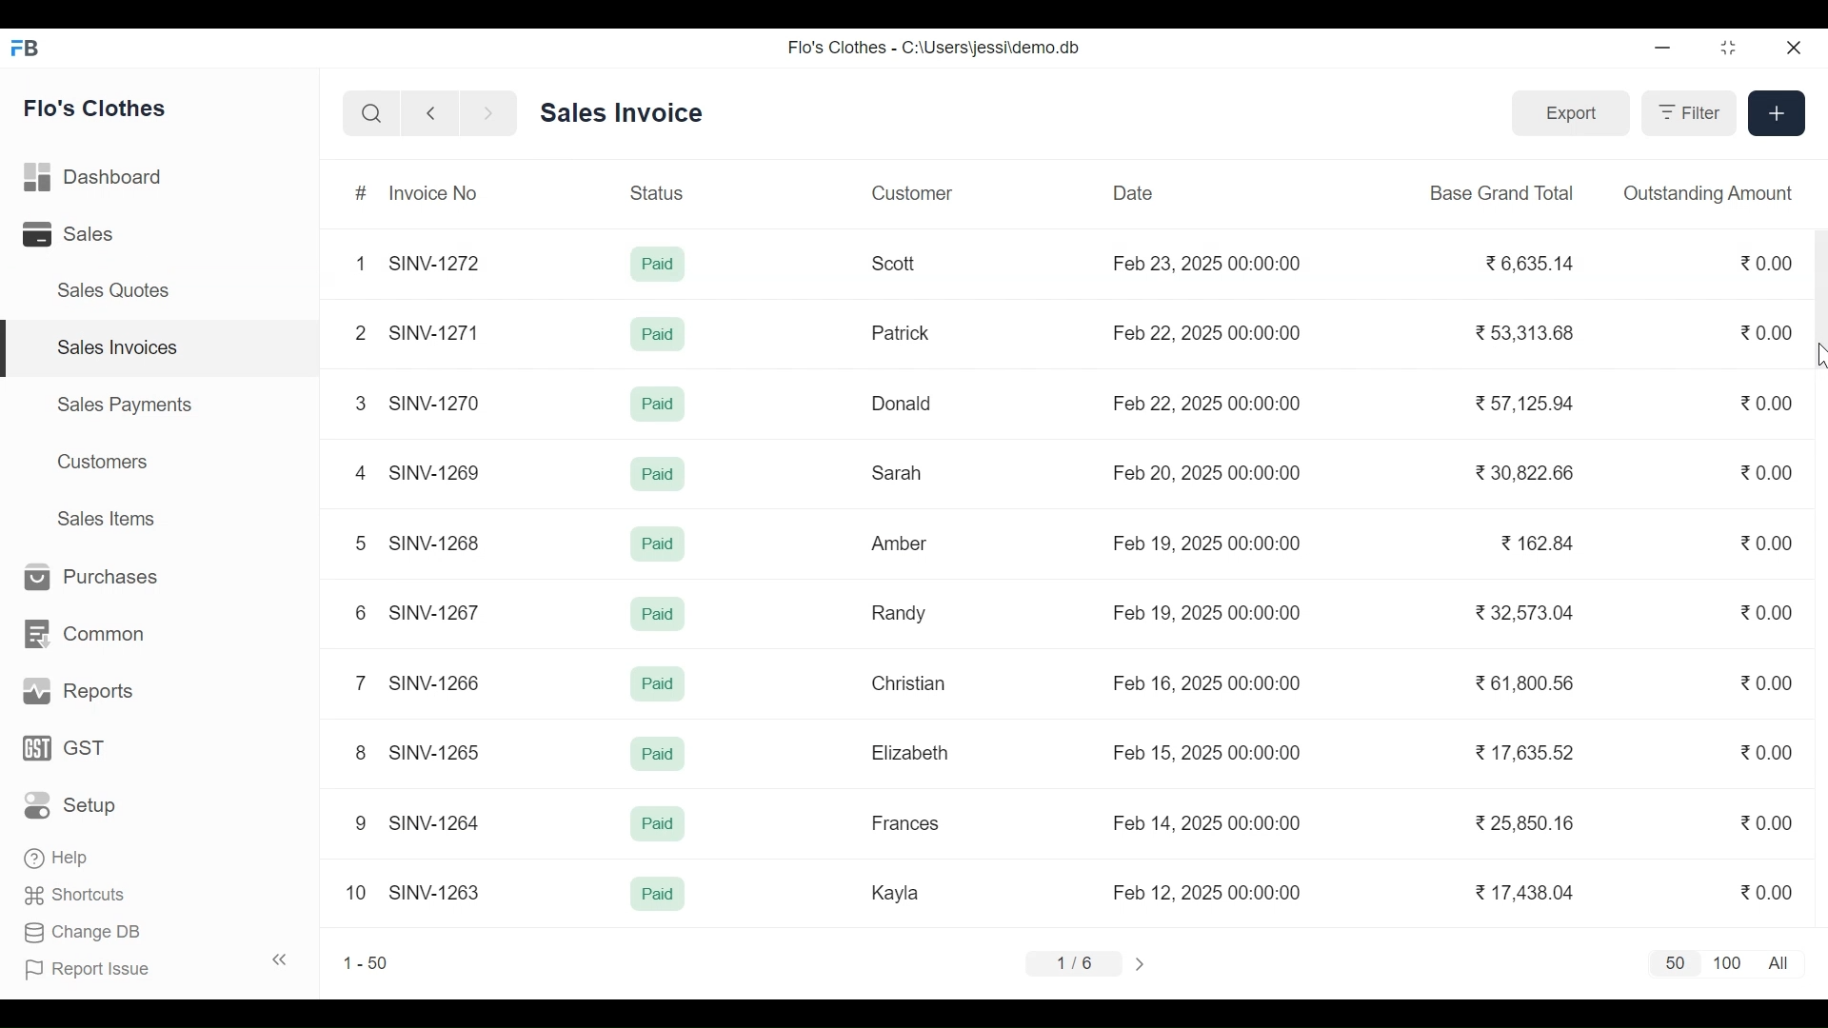  What do you see at coordinates (31, 49) in the screenshot?
I see `Frappe Book Desktop Icon` at bounding box center [31, 49].